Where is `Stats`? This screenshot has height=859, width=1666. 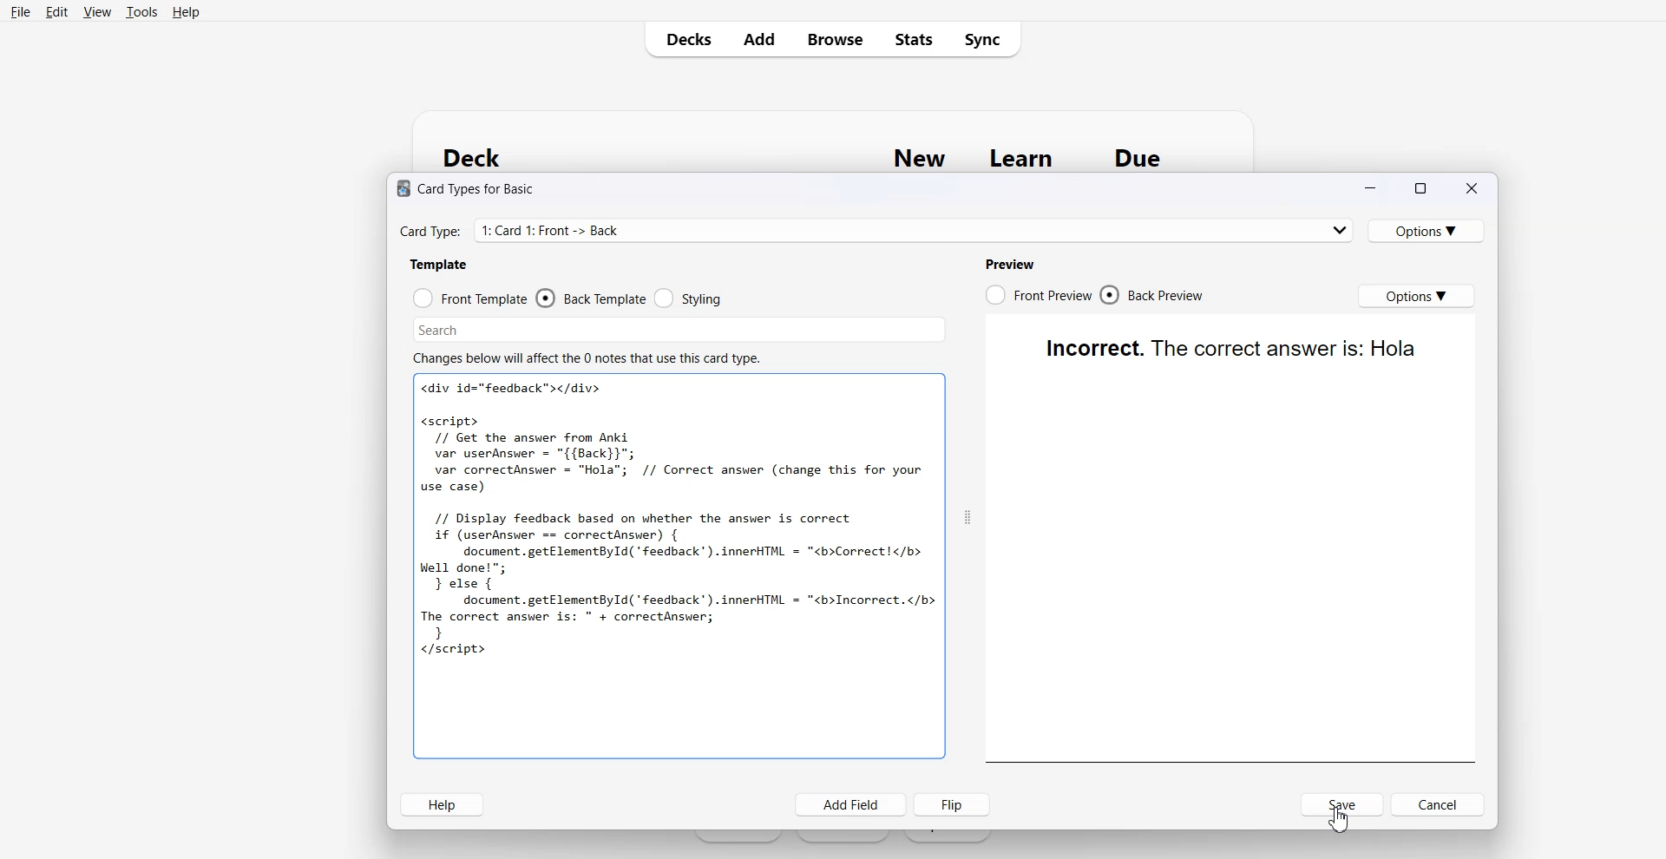
Stats is located at coordinates (911, 38).